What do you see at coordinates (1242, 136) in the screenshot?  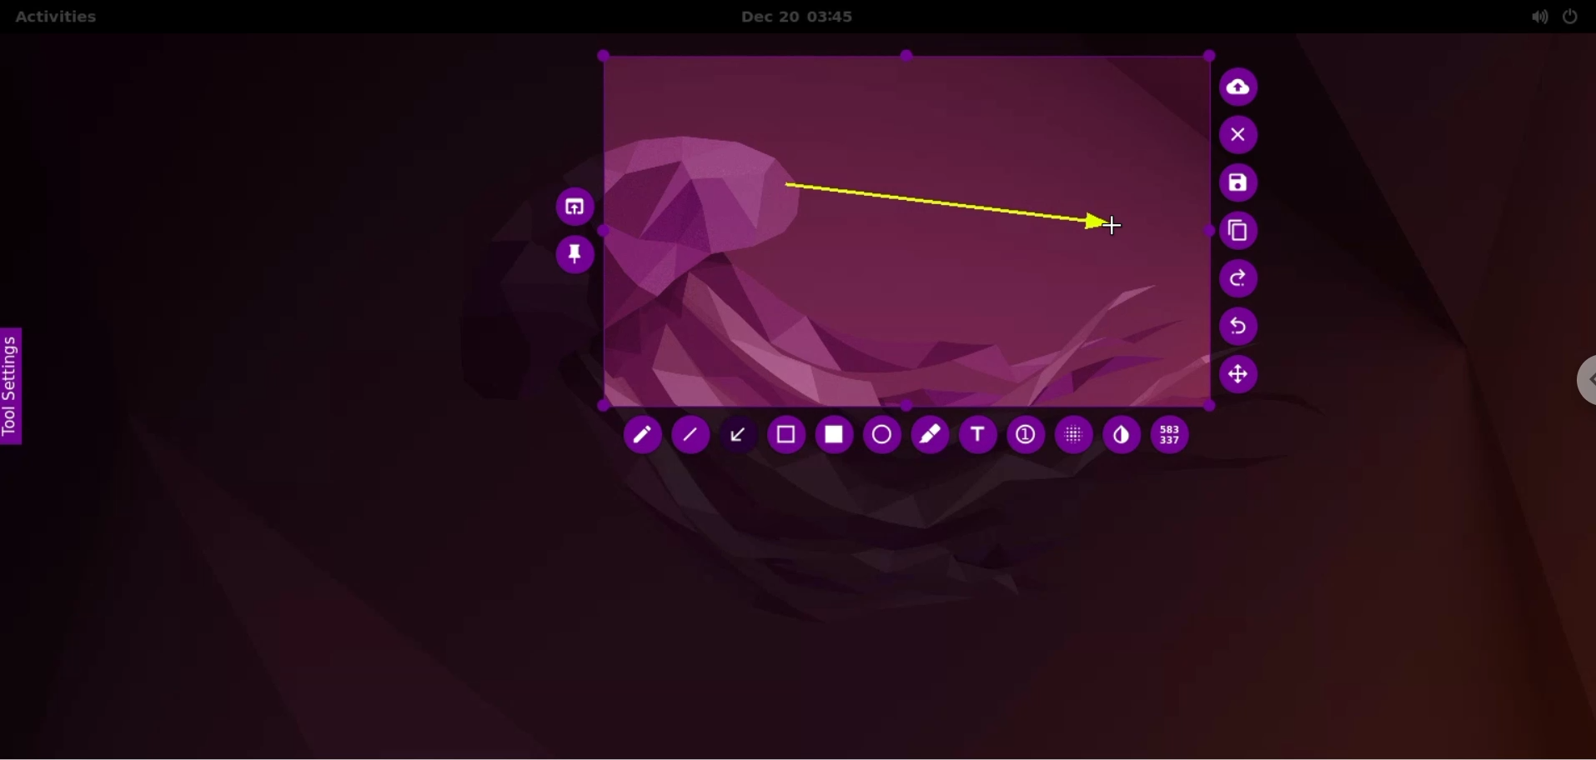 I see `cancel capture` at bounding box center [1242, 136].